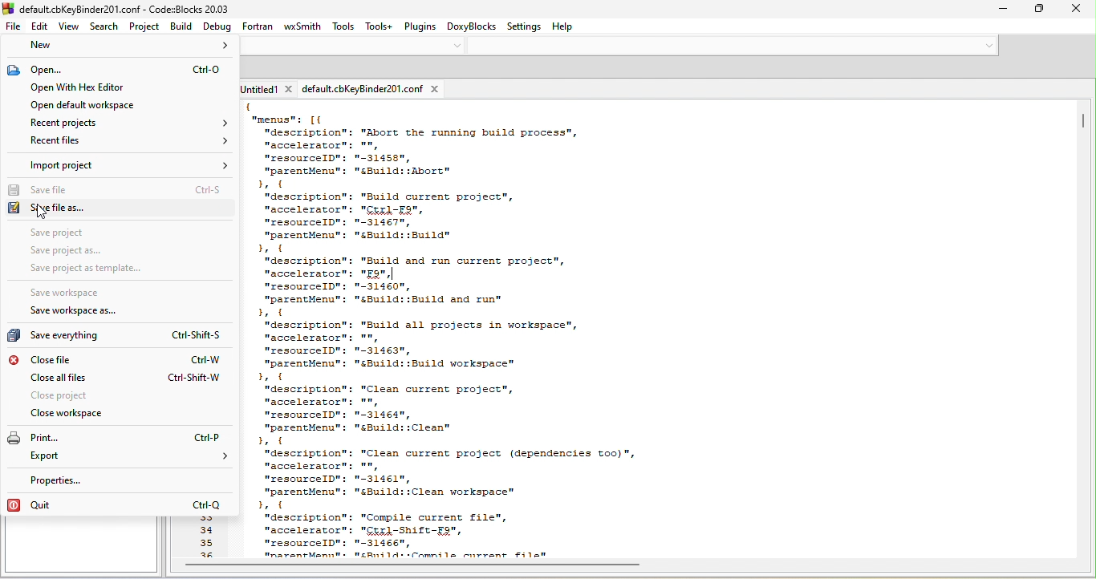  Describe the element at coordinates (108, 87) in the screenshot. I see `open with hex editor` at that location.